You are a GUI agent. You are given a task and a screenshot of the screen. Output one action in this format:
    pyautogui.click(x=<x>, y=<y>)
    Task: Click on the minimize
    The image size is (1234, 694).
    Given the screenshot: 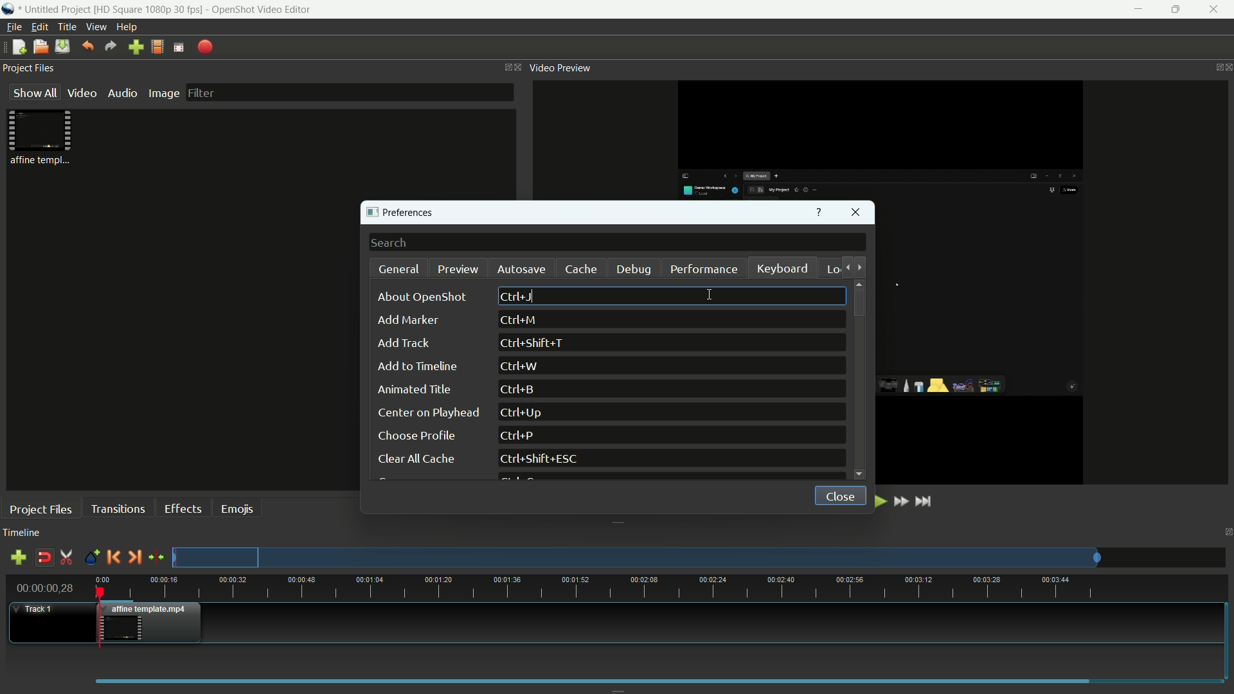 What is the action you would take?
    pyautogui.click(x=1135, y=10)
    